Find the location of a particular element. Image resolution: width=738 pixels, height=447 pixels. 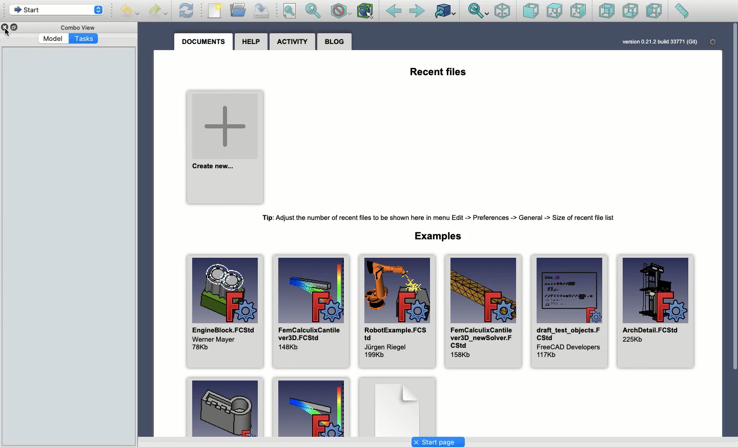

Vertical scroll is located at coordinates (734, 229).